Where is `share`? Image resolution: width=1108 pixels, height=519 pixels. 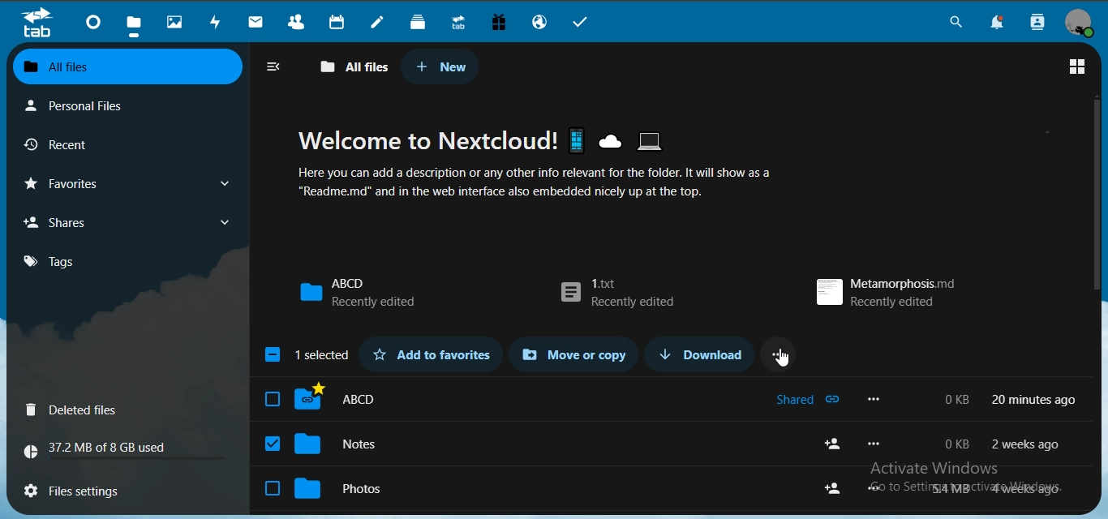
share is located at coordinates (835, 487).